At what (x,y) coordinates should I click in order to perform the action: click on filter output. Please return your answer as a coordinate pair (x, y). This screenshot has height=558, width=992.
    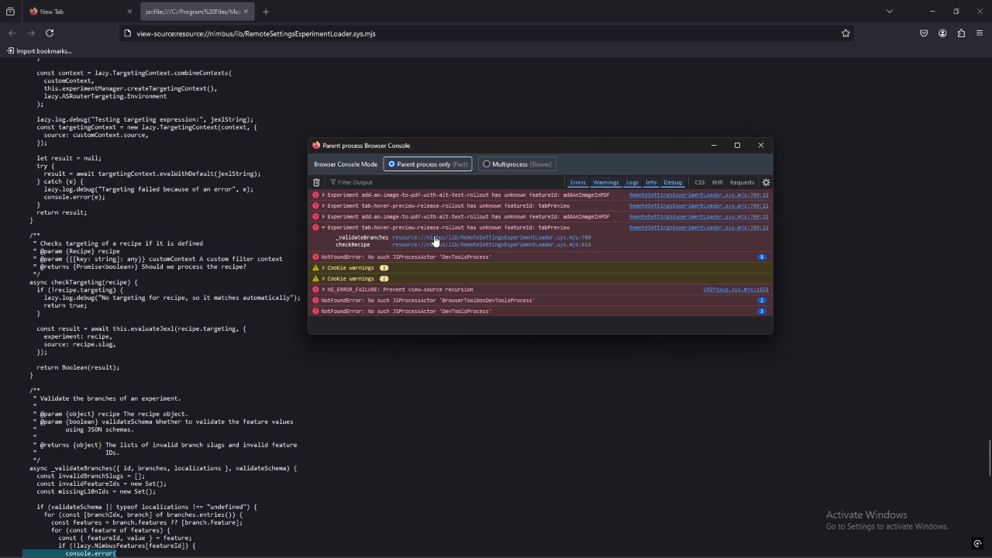
    Looking at the image, I should click on (354, 181).